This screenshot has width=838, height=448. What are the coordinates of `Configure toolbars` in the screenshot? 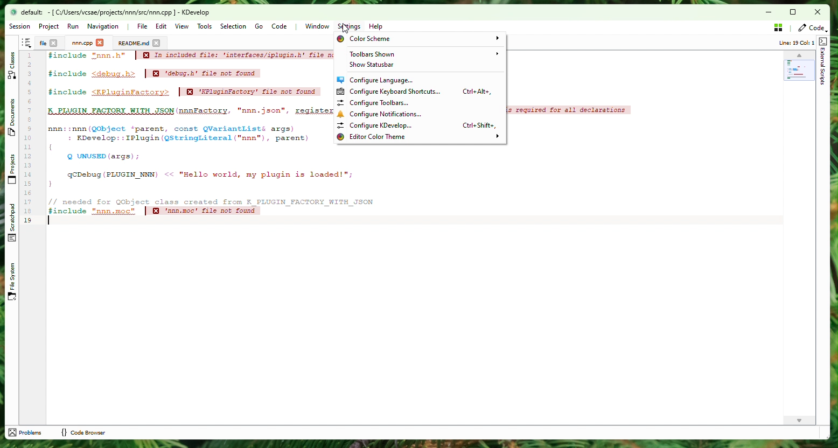 It's located at (415, 103).